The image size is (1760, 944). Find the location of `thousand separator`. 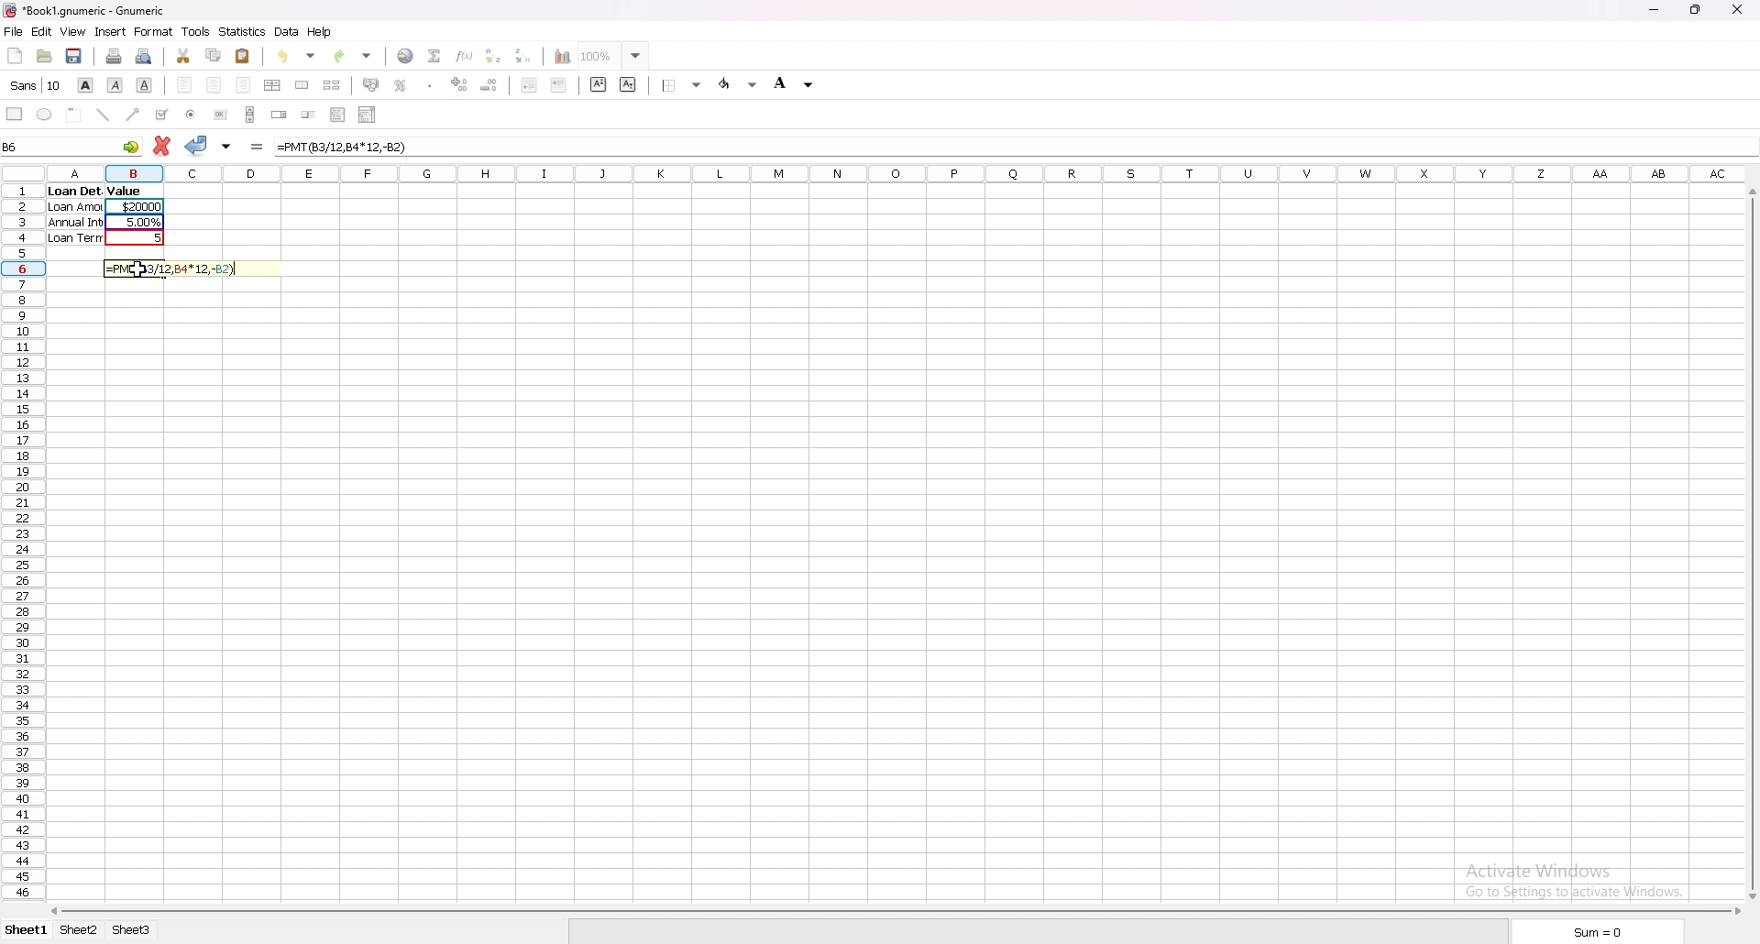

thousand separator is located at coordinates (431, 83).